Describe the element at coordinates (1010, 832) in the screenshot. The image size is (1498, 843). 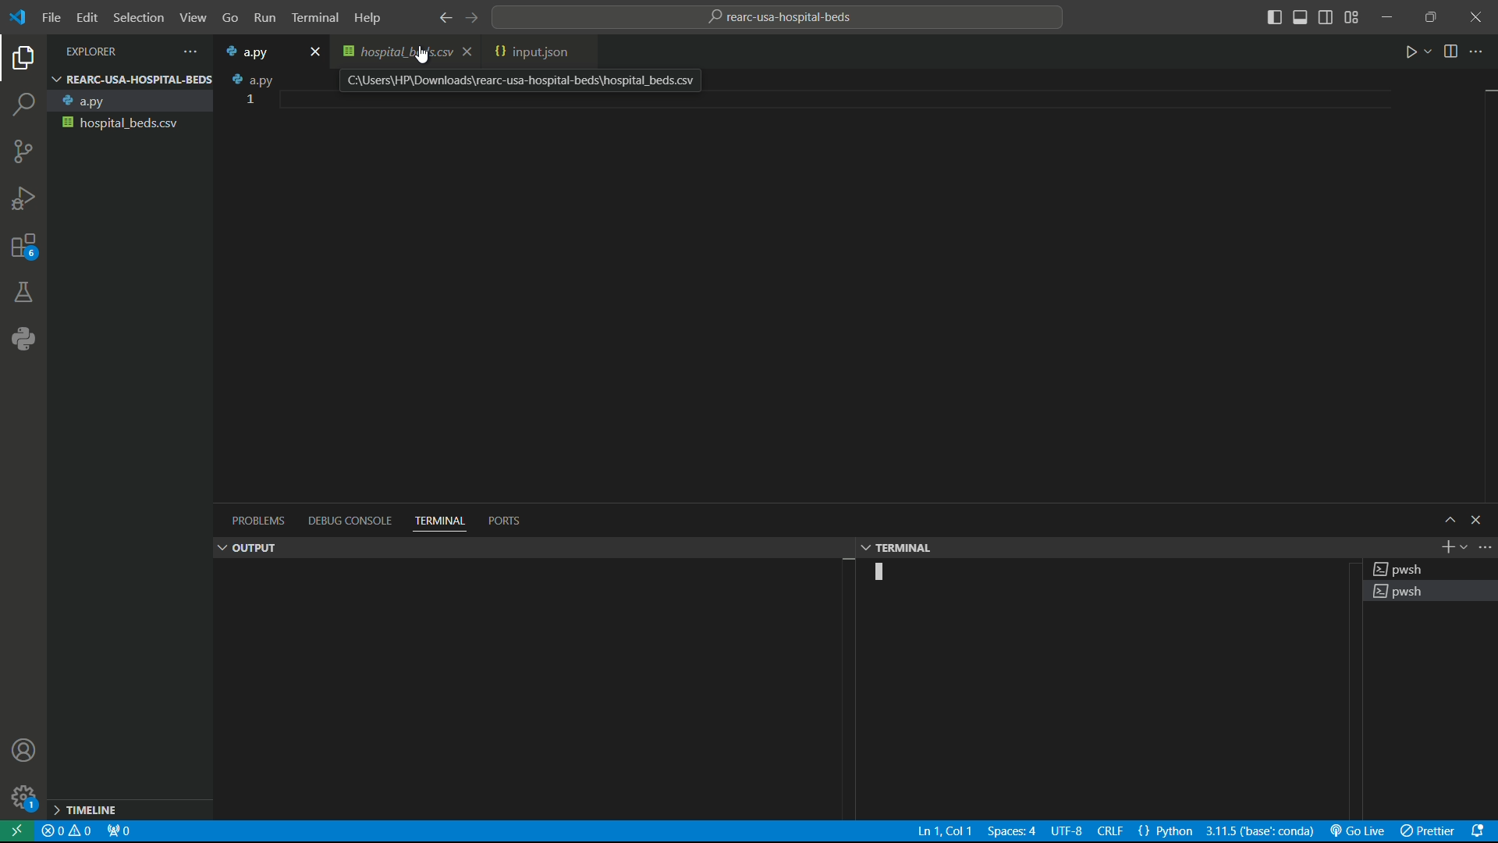
I see `select indentation` at that location.